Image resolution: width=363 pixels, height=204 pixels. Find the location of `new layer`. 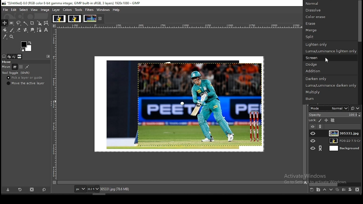

new layer is located at coordinates (312, 190).